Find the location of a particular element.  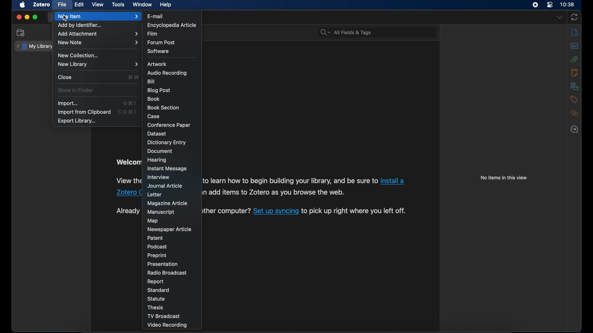

magazine article is located at coordinates (167, 204).